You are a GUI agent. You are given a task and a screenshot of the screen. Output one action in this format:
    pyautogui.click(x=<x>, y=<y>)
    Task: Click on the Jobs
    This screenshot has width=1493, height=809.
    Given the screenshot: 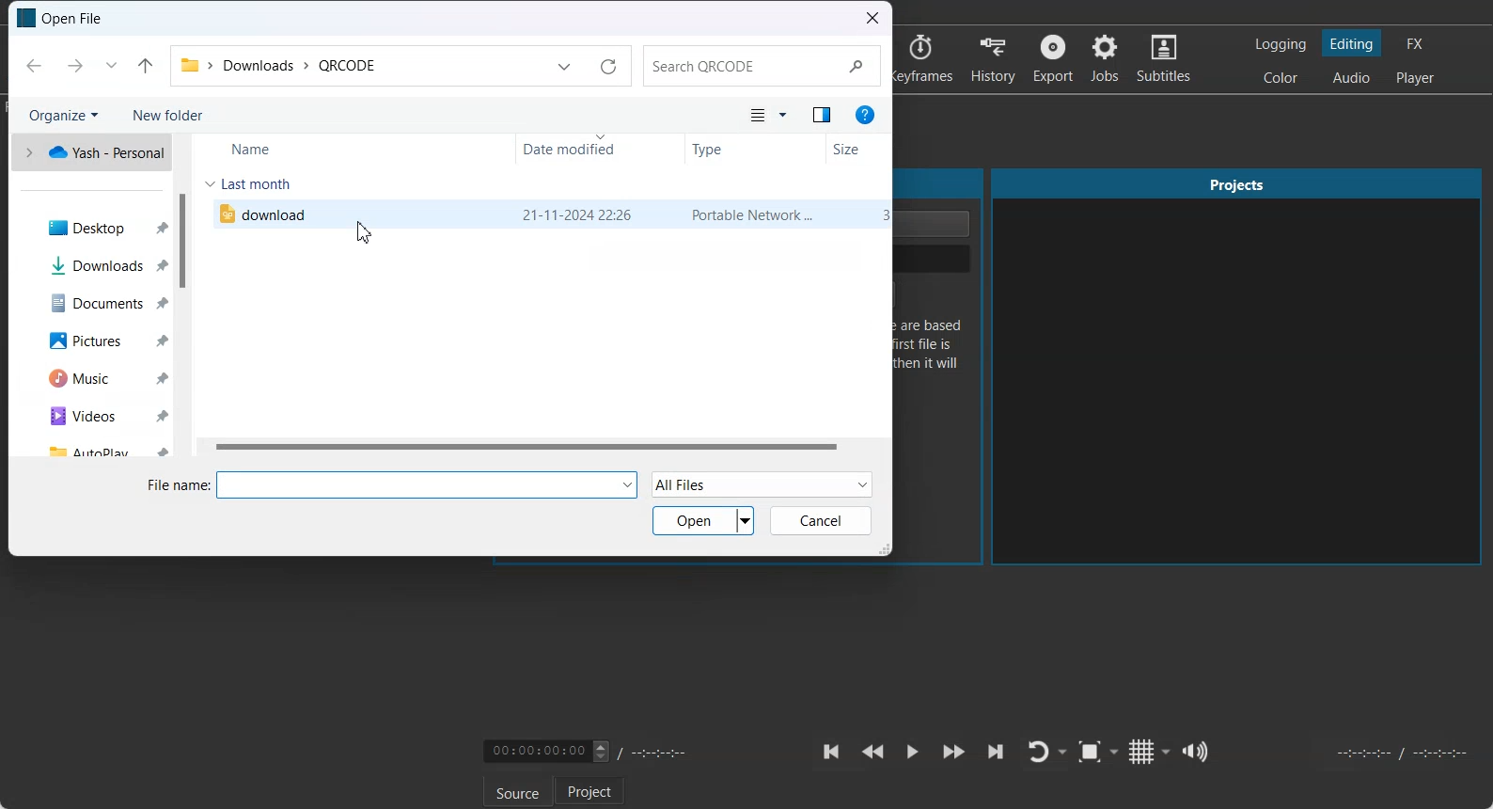 What is the action you would take?
    pyautogui.click(x=1107, y=58)
    